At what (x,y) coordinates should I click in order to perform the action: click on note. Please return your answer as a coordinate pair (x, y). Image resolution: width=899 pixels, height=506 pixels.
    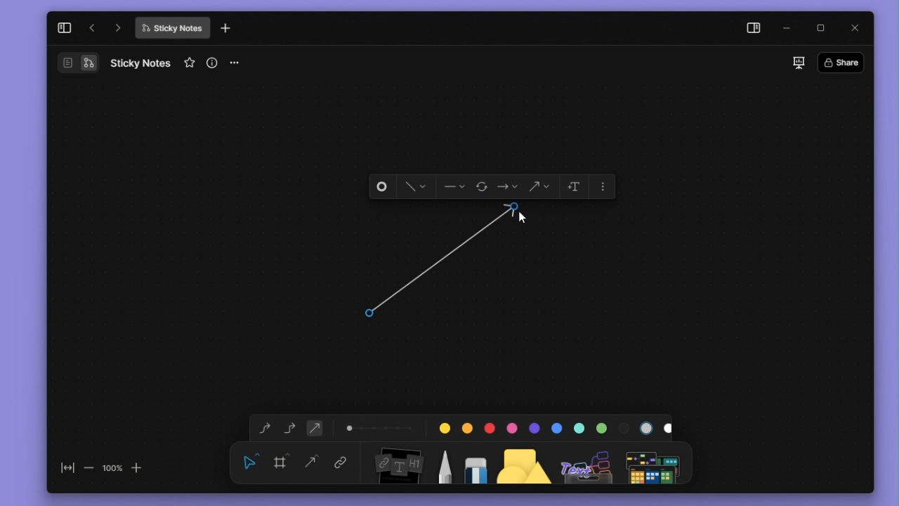
    Looking at the image, I should click on (397, 463).